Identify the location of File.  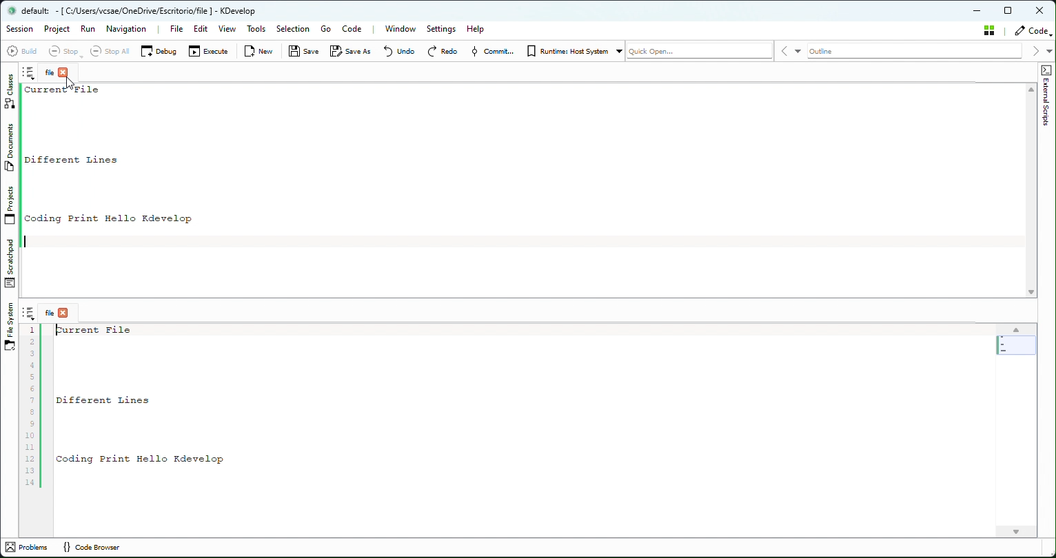
(175, 29).